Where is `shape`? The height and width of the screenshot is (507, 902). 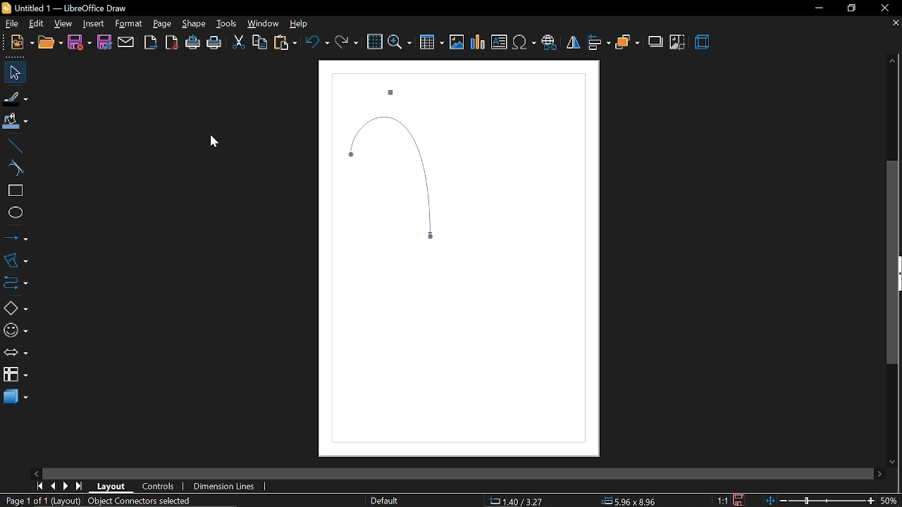
shape is located at coordinates (192, 23).